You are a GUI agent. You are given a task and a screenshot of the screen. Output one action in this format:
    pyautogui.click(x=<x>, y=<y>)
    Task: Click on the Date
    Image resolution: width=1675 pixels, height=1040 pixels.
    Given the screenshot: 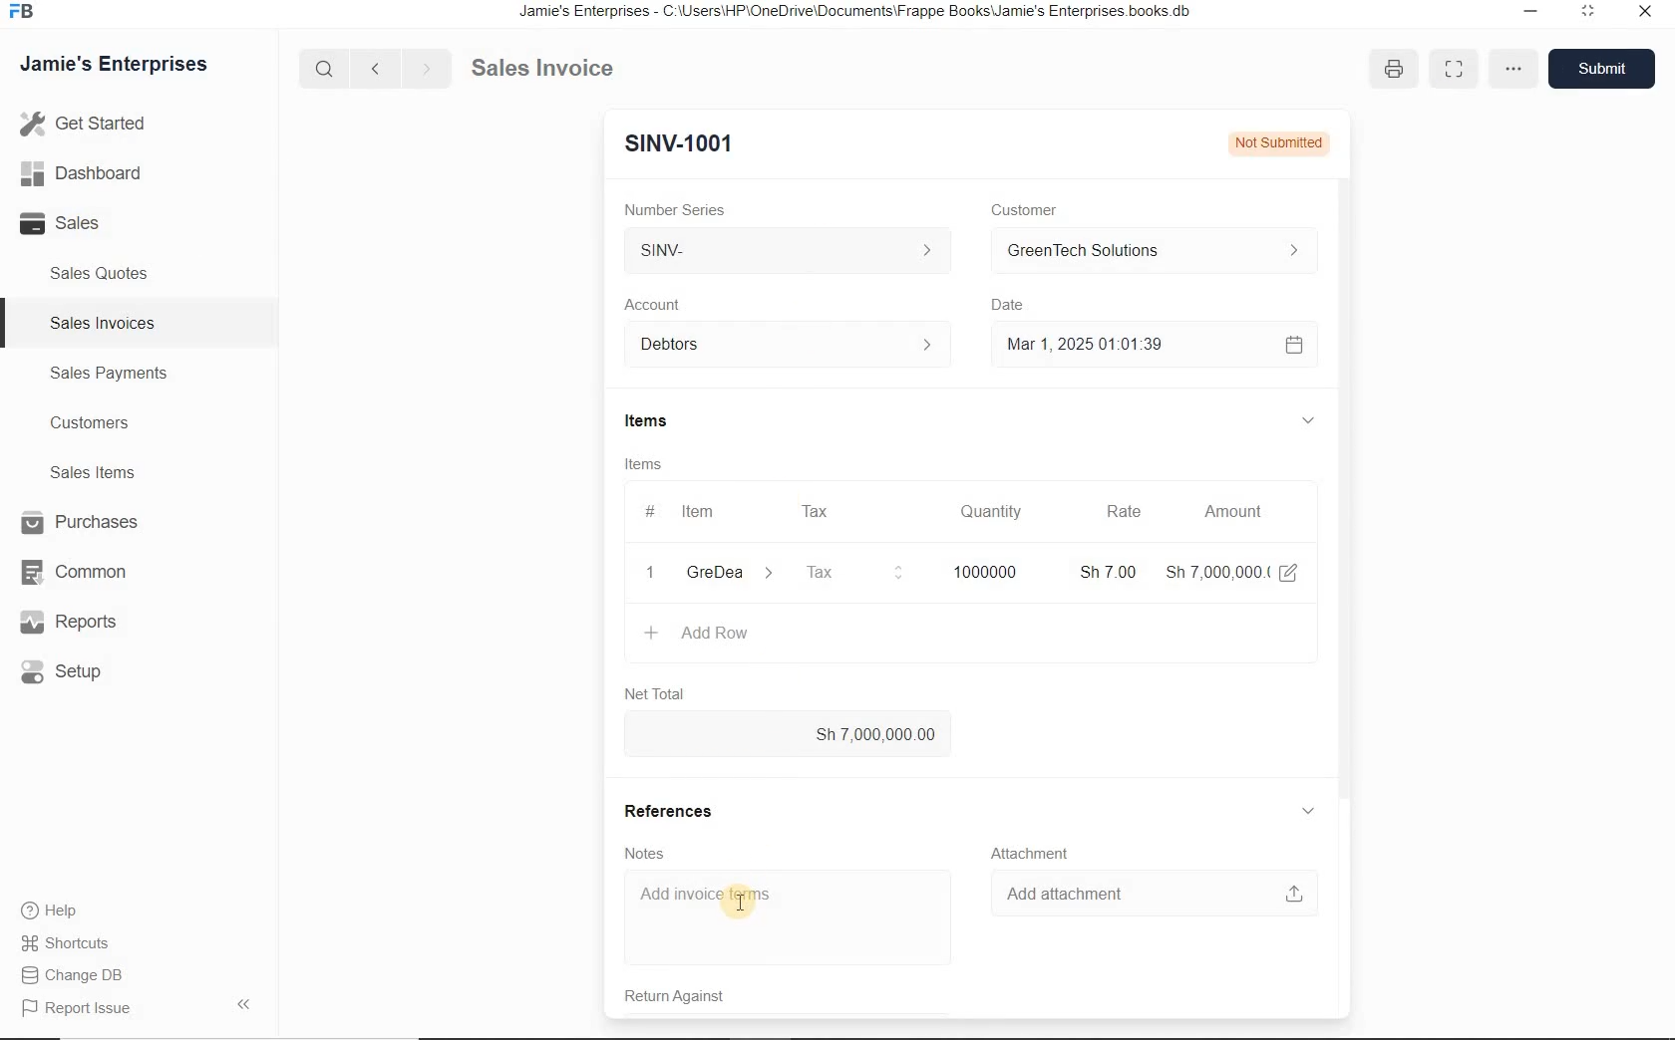 What is the action you would take?
    pyautogui.click(x=1010, y=305)
    